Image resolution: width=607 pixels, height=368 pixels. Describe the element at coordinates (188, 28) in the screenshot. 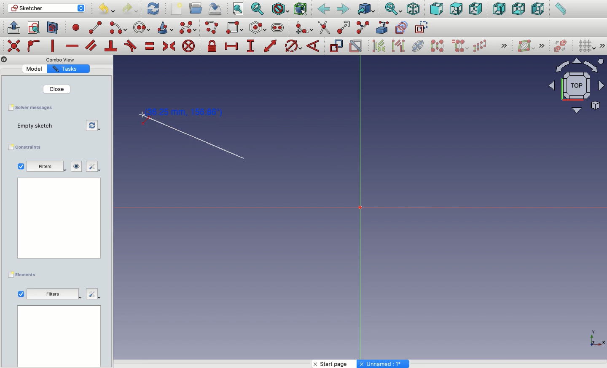

I see `B-spline` at that location.